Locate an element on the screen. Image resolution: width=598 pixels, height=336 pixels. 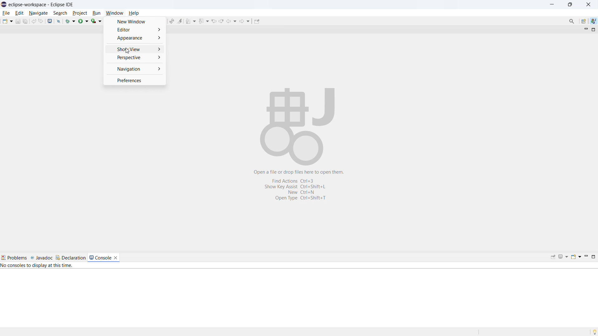
previous edit location is located at coordinates (213, 21).